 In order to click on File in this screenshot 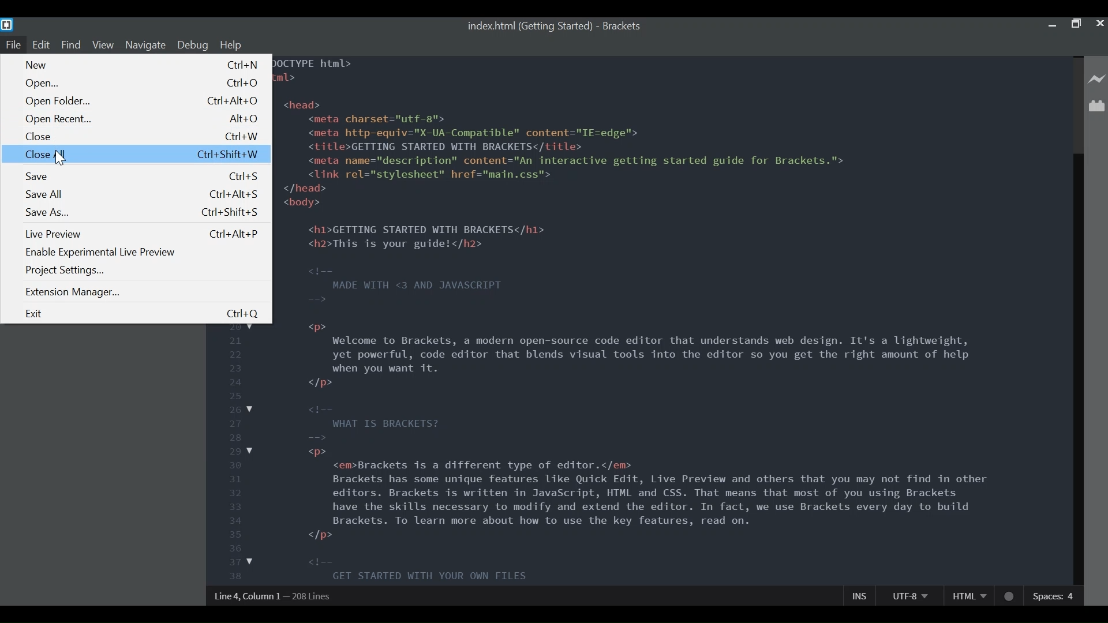, I will do `click(13, 45)`.